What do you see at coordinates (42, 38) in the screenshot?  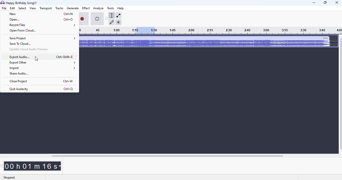 I see `save project` at bounding box center [42, 38].